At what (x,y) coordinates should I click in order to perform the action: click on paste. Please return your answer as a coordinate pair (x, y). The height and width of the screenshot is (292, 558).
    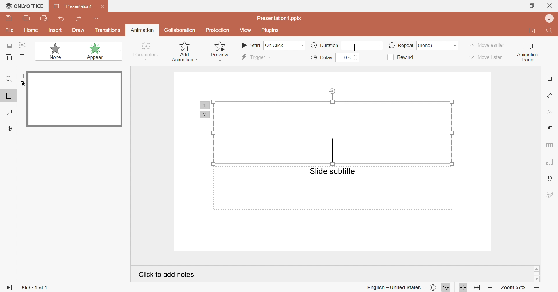
    Looking at the image, I should click on (9, 56).